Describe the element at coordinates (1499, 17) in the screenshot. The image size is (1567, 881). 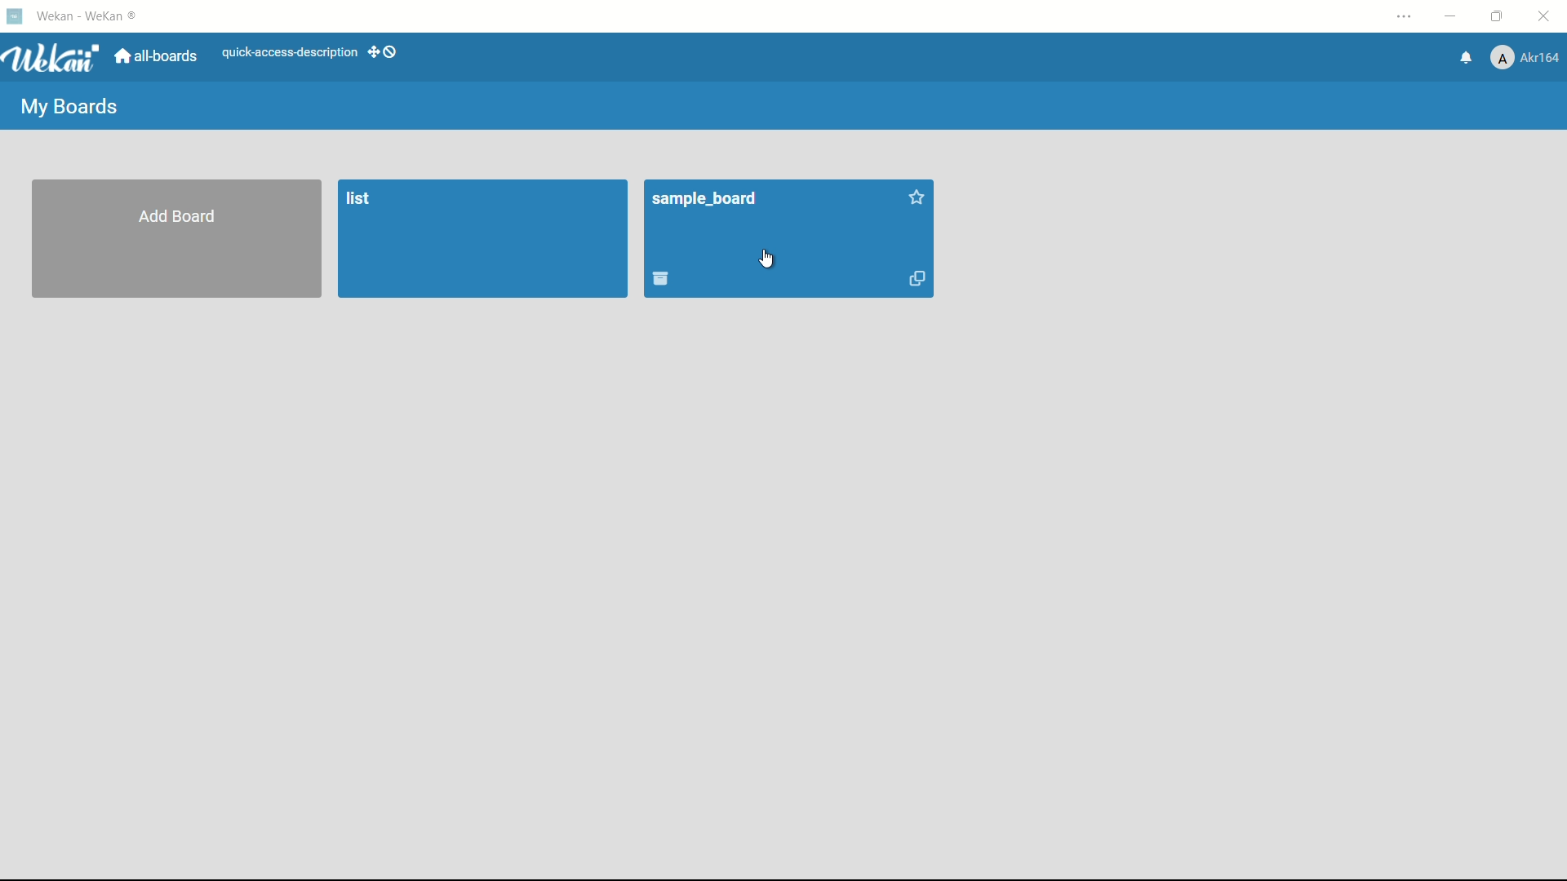
I see `maximize` at that location.